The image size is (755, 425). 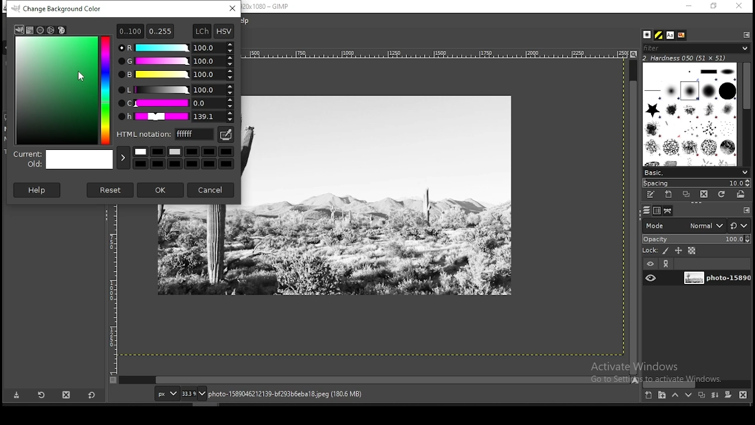 What do you see at coordinates (696, 183) in the screenshot?
I see `spacing` at bounding box center [696, 183].